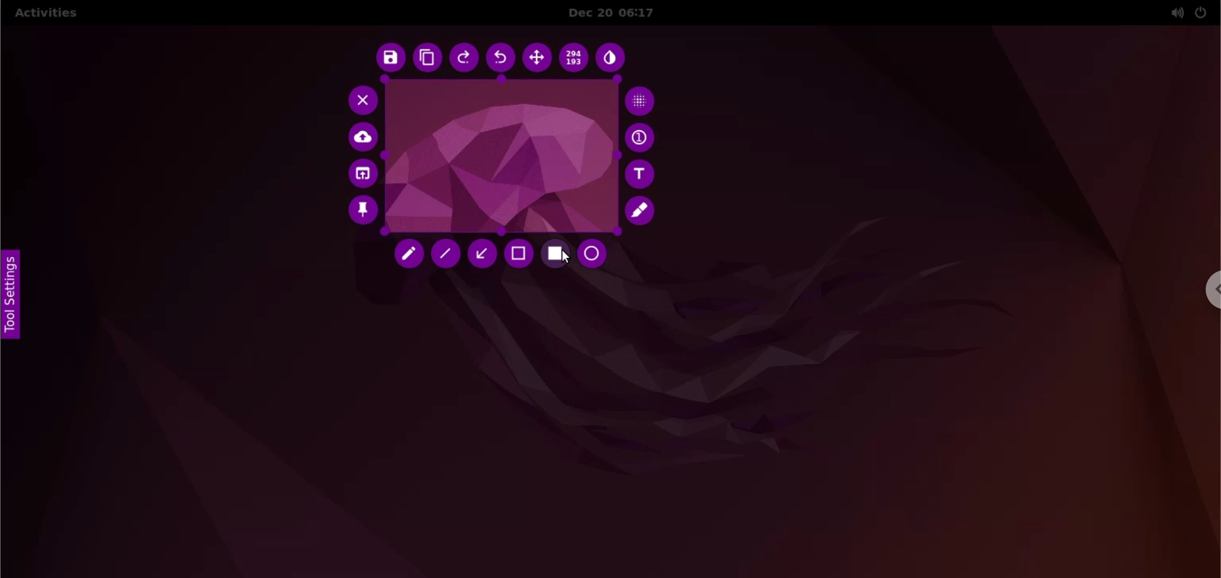 The image size is (1221, 578). I want to click on tool settings, so click(15, 296).